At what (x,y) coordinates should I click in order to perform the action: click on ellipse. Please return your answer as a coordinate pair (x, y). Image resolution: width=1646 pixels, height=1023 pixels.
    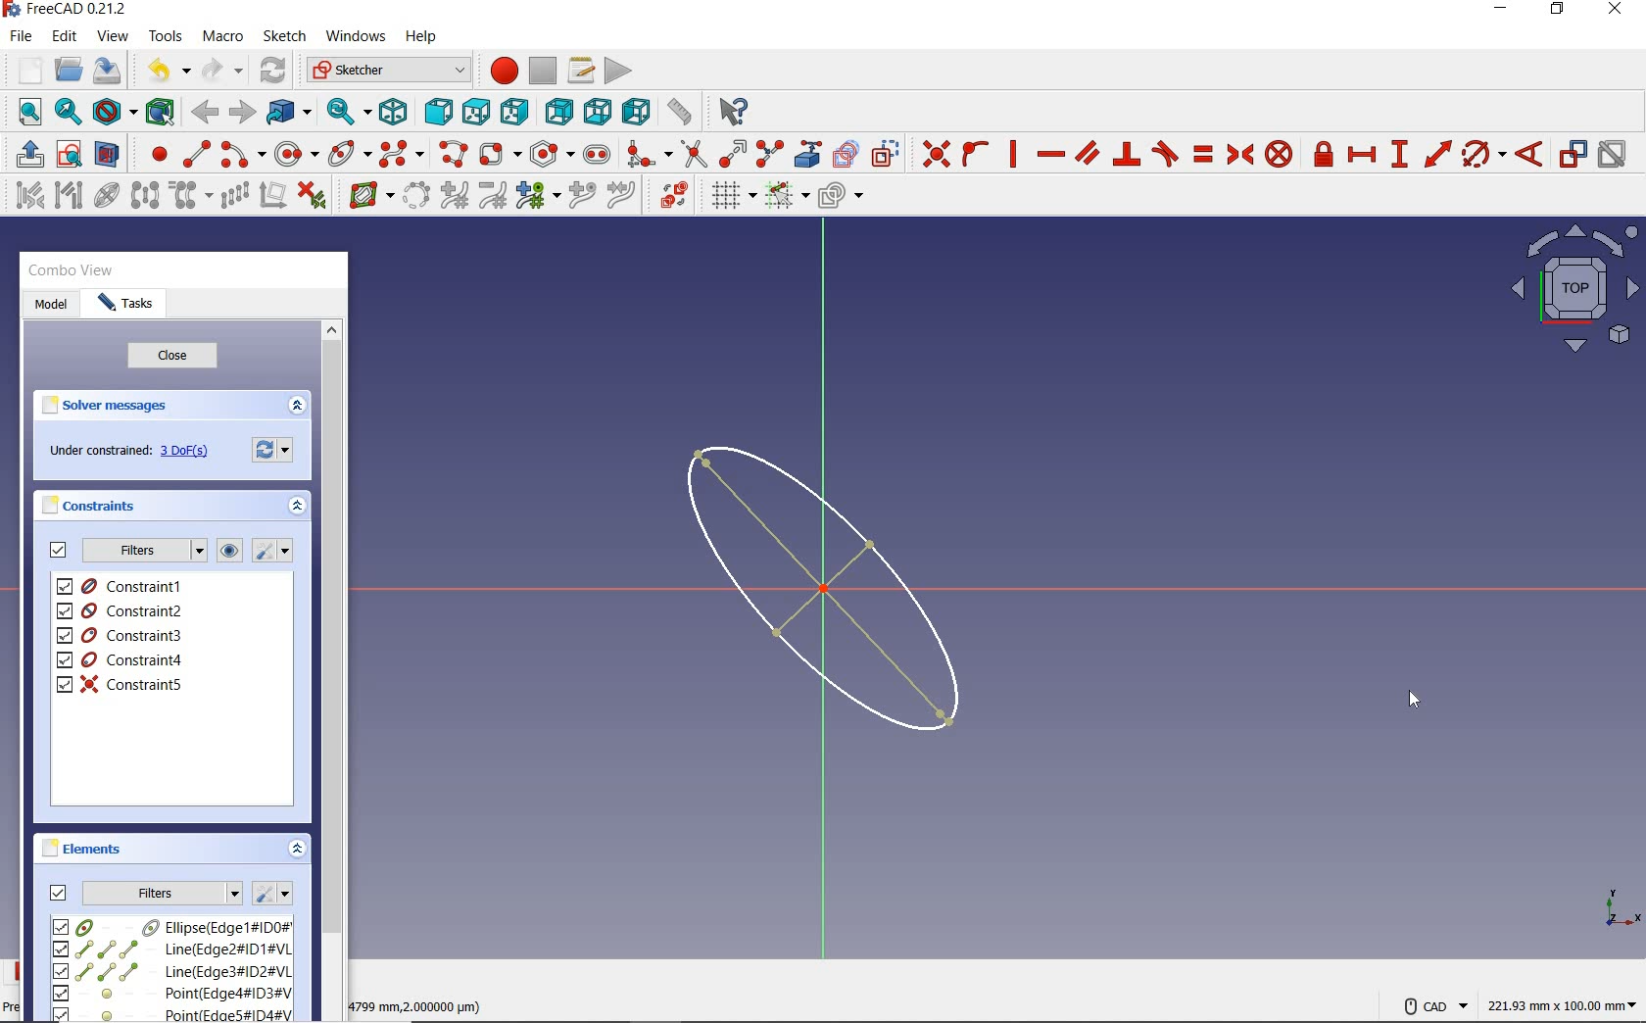
    Looking at the image, I should click on (349, 152).